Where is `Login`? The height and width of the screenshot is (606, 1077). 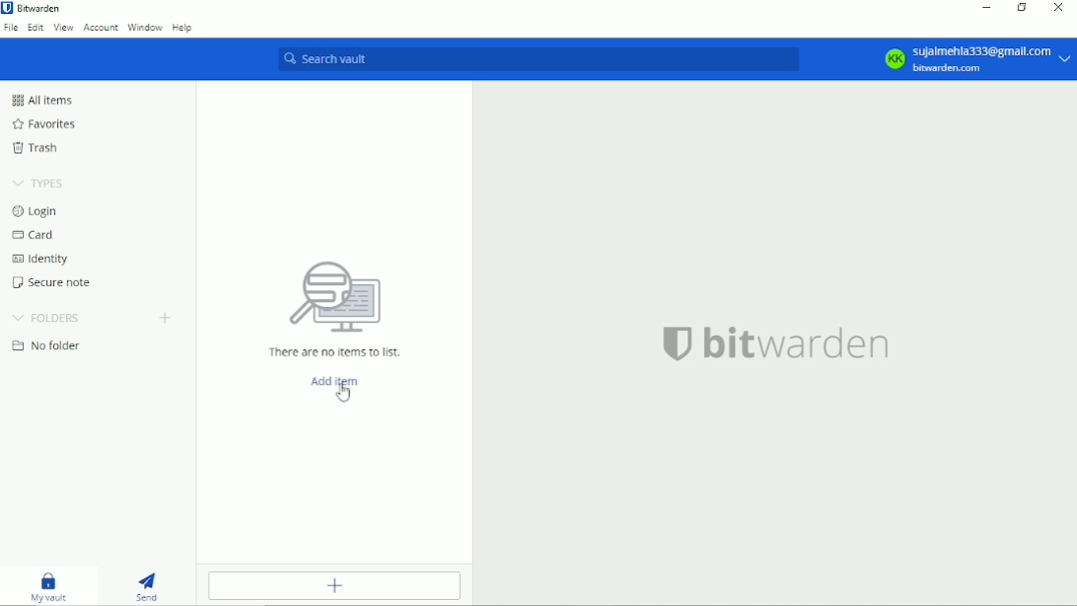
Login is located at coordinates (36, 211).